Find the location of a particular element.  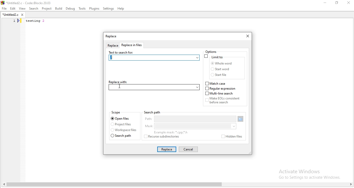

Help is located at coordinates (121, 9).